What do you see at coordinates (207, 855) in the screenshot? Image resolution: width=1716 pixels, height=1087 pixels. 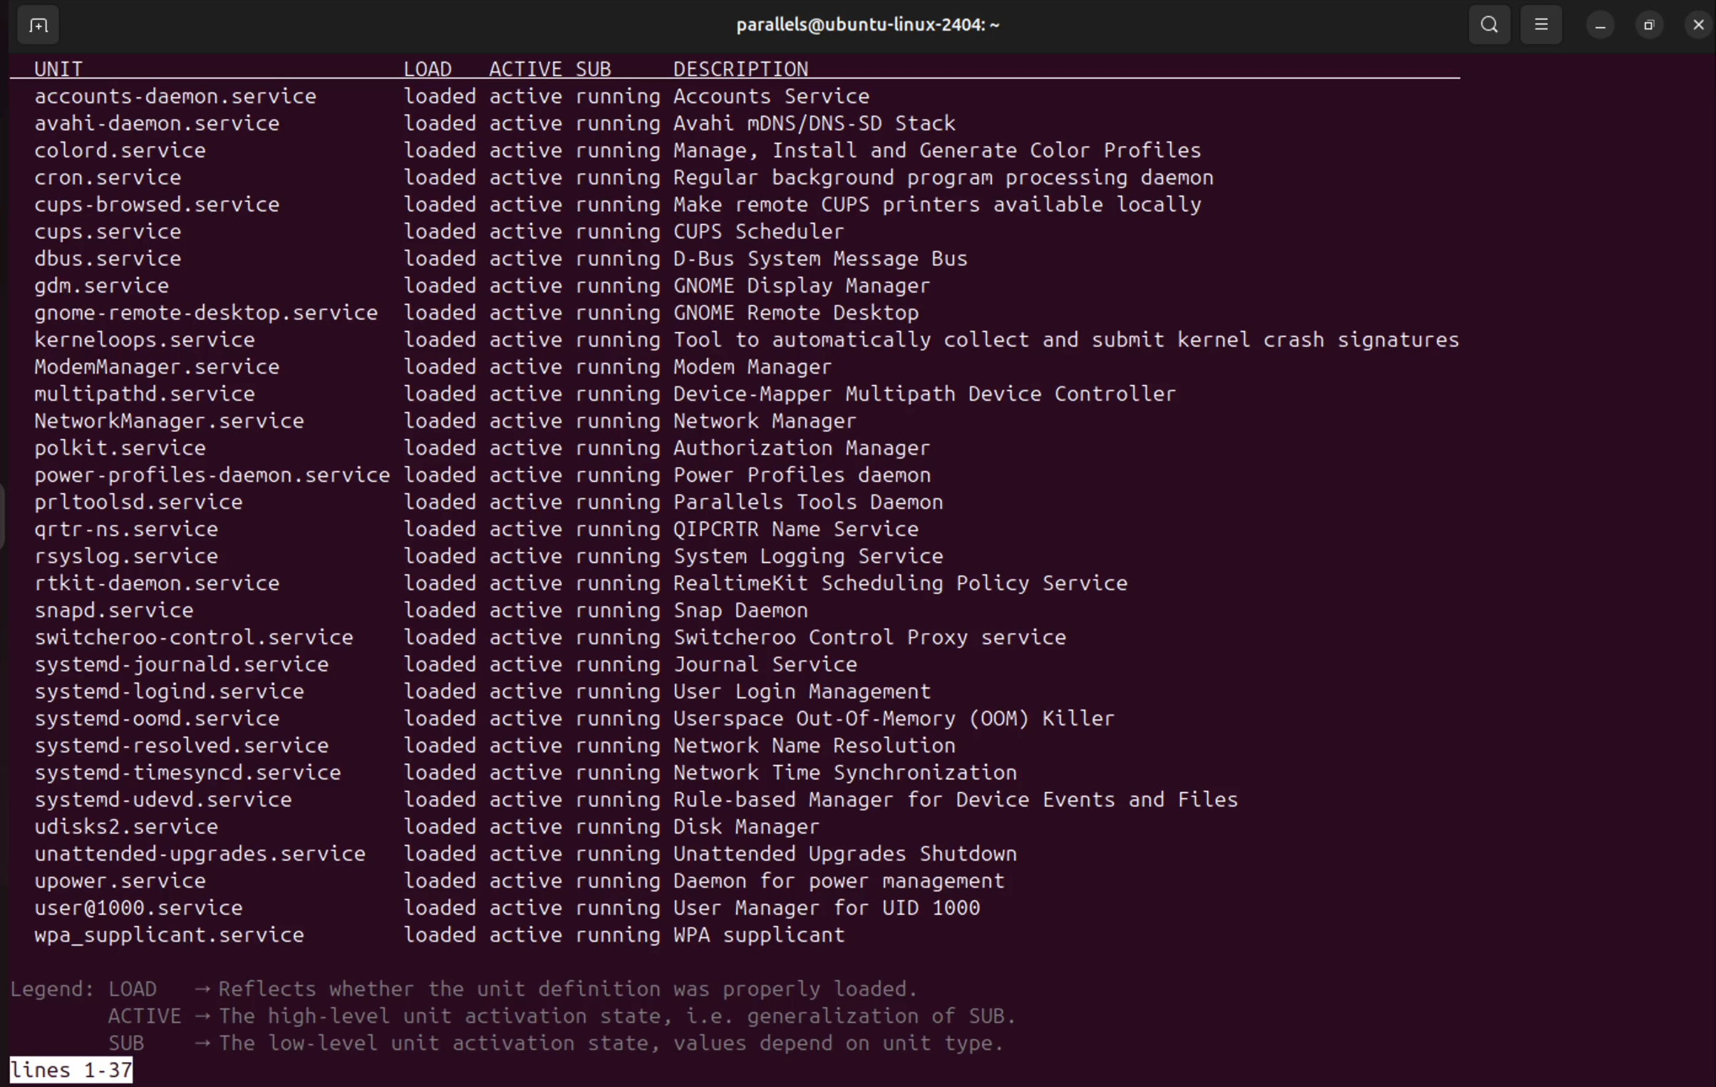 I see `un attended service` at bounding box center [207, 855].